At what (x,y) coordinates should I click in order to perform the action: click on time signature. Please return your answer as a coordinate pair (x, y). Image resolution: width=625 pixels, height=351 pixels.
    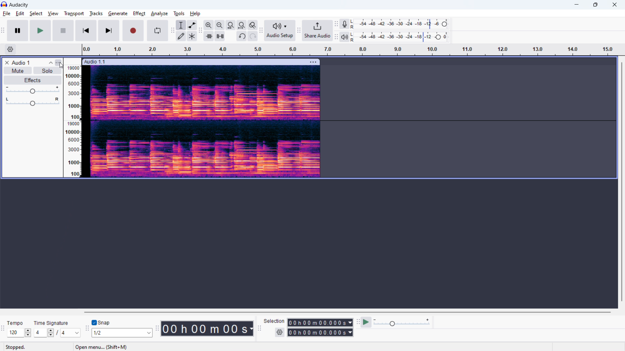
    Looking at the image, I should click on (51, 323).